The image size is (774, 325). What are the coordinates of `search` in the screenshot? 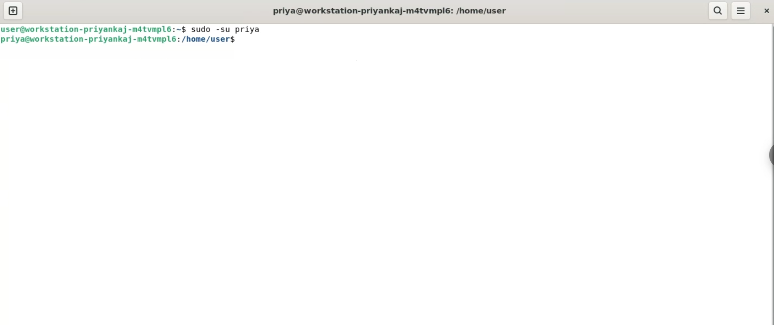 It's located at (718, 11).